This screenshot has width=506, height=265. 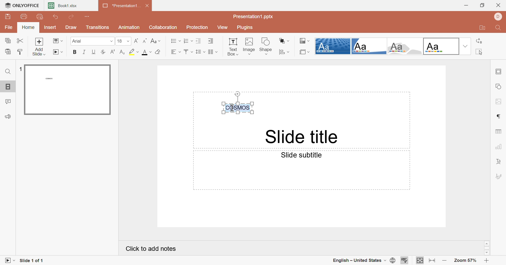 What do you see at coordinates (57, 41) in the screenshot?
I see `Change slide layout` at bounding box center [57, 41].